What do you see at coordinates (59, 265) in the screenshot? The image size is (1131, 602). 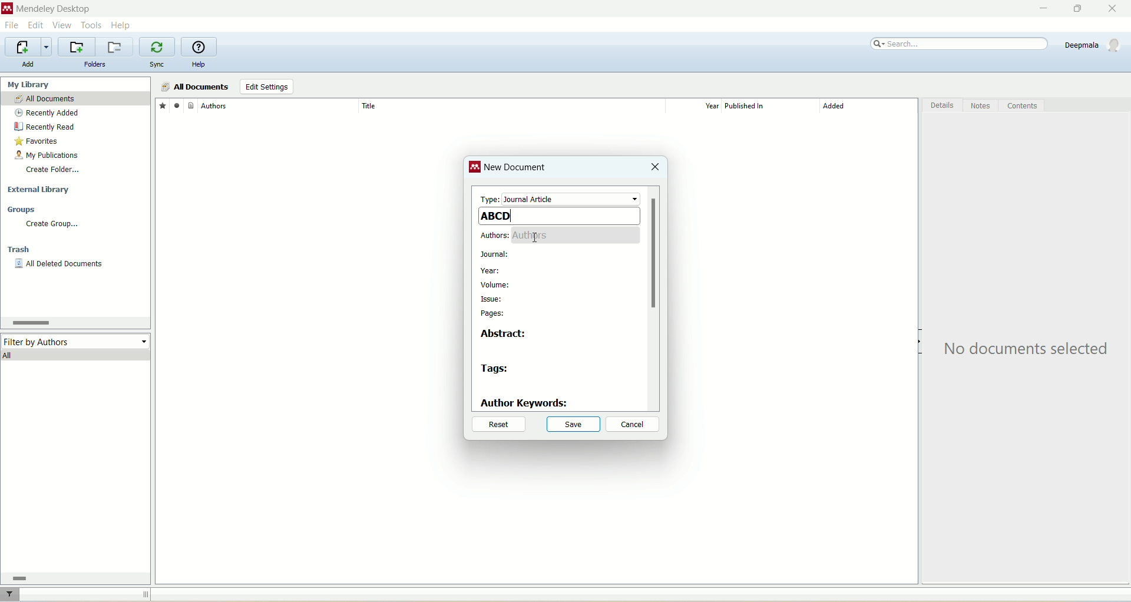 I see `all deleted` at bounding box center [59, 265].